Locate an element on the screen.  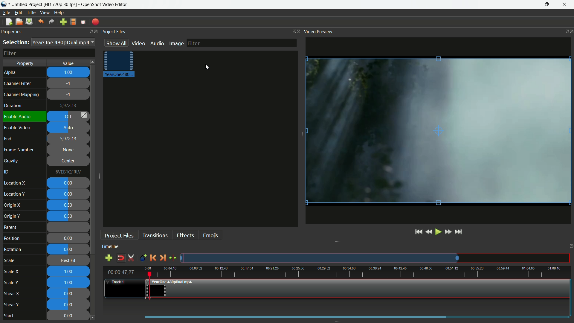
track 1 is located at coordinates (119, 283).